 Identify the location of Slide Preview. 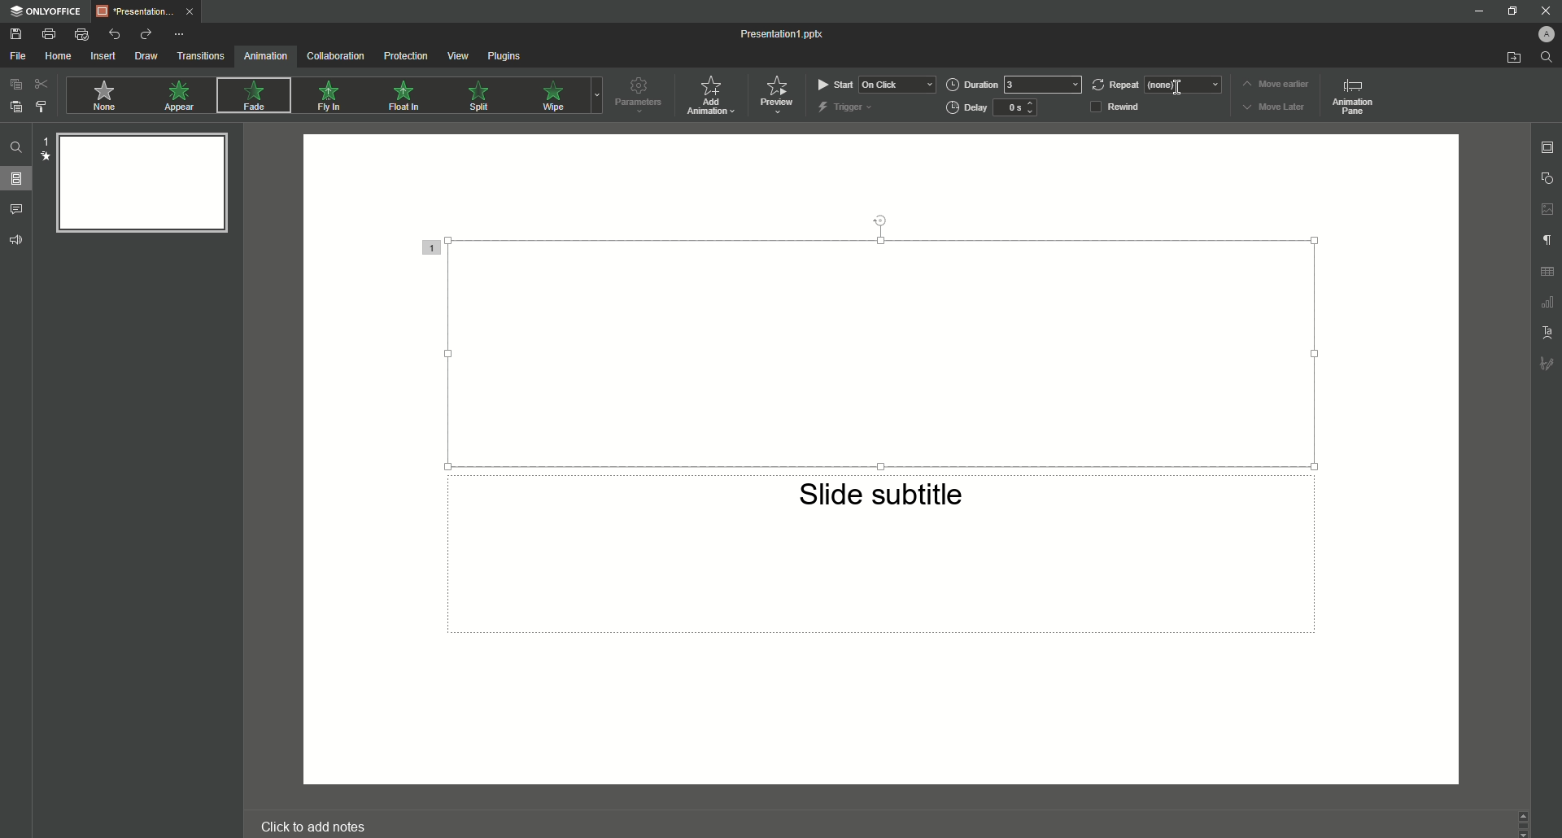
(138, 182).